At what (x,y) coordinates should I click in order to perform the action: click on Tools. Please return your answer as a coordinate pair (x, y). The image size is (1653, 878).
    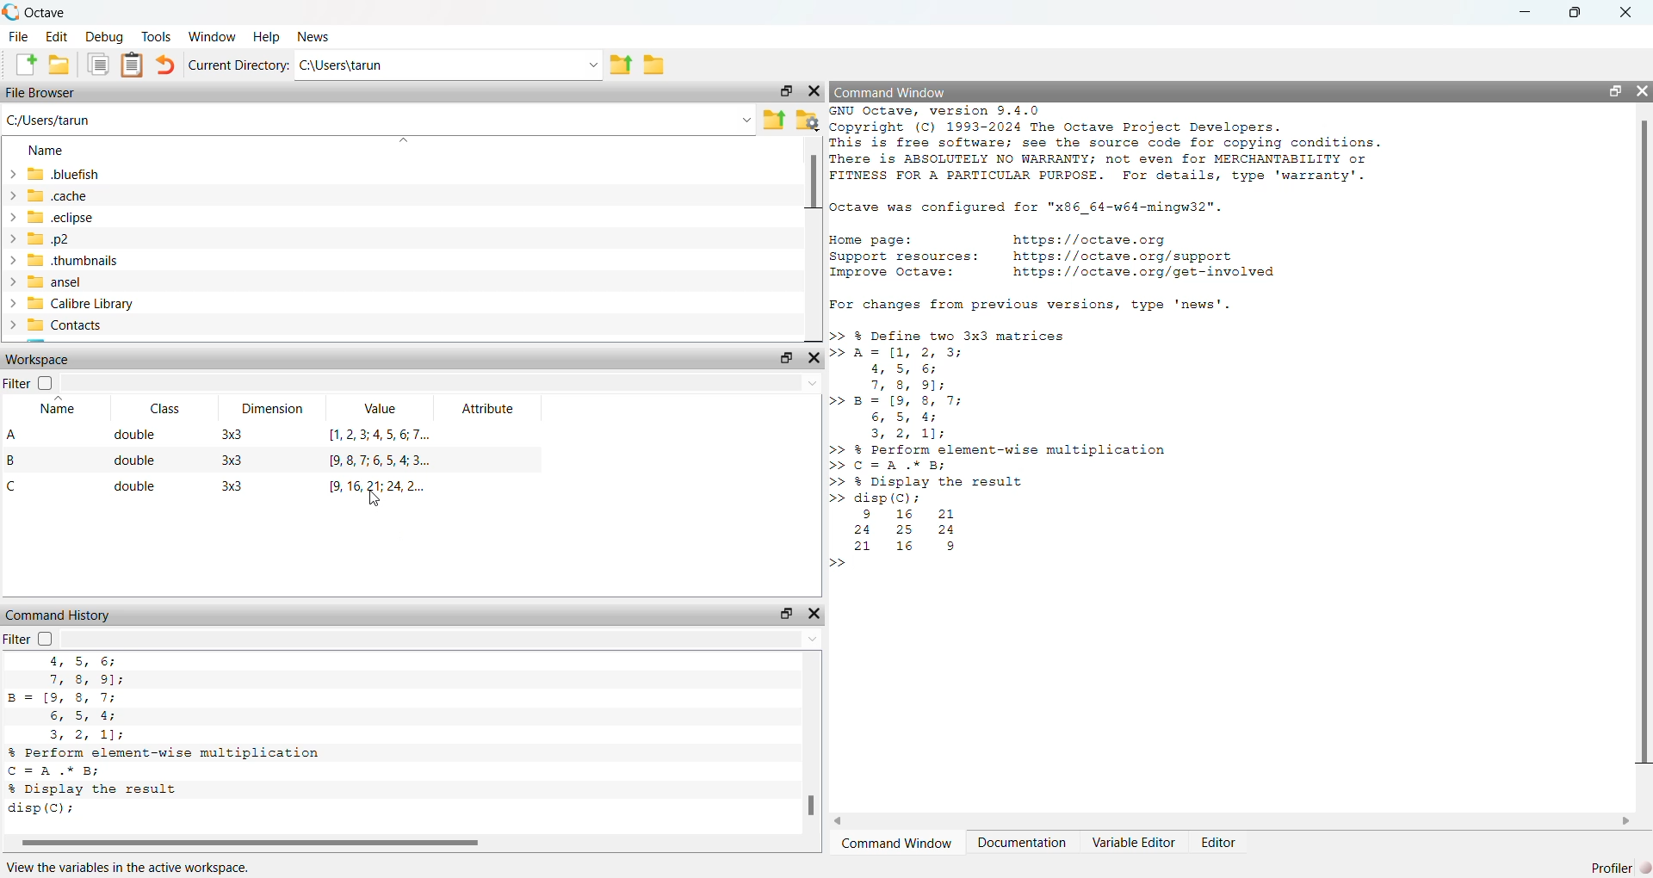
    Looking at the image, I should click on (157, 35).